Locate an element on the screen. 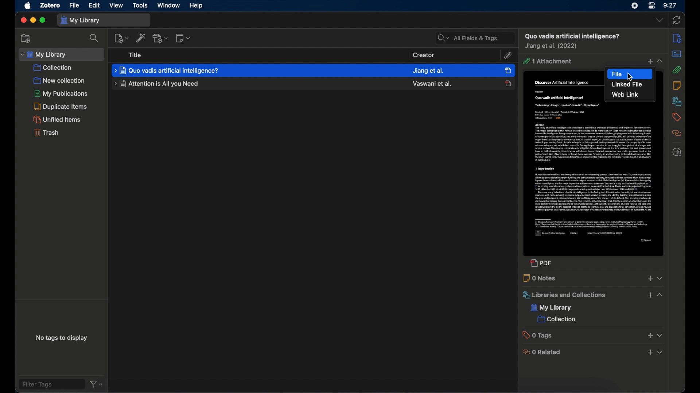 The height and width of the screenshot is (393, 700). add is located at coordinates (649, 62).